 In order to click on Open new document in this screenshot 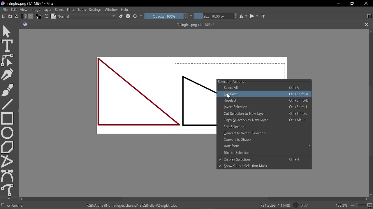, I will do `click(10, 16)`.